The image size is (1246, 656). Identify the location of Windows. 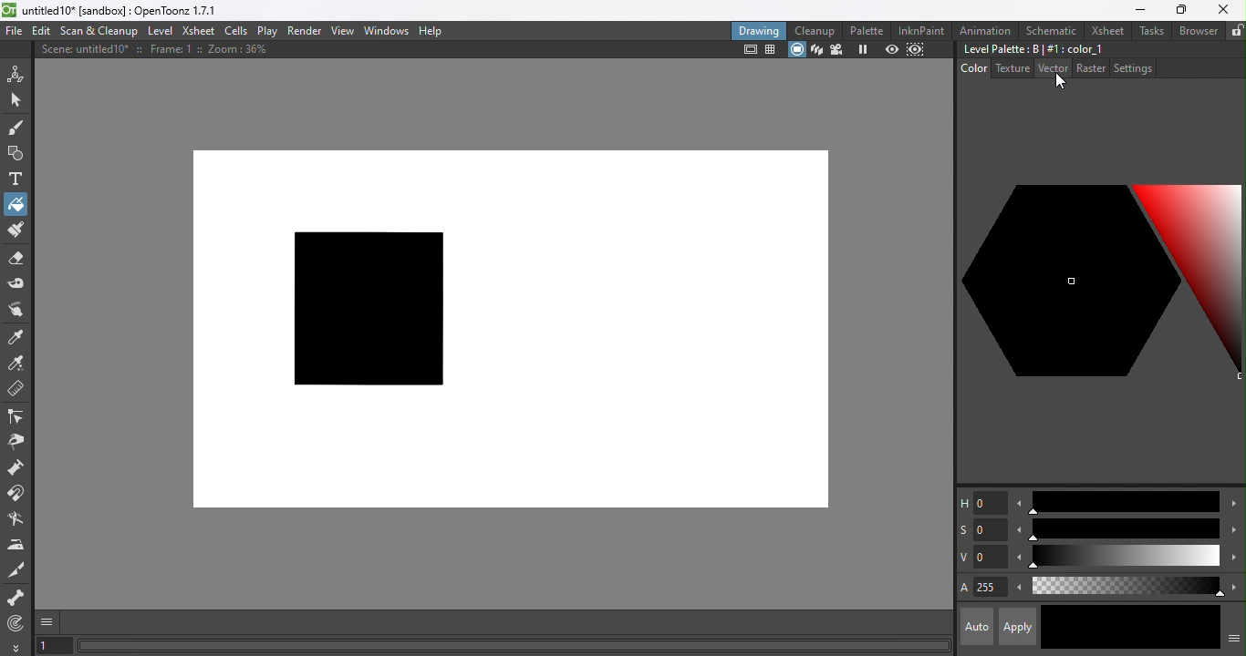
(387, 29).